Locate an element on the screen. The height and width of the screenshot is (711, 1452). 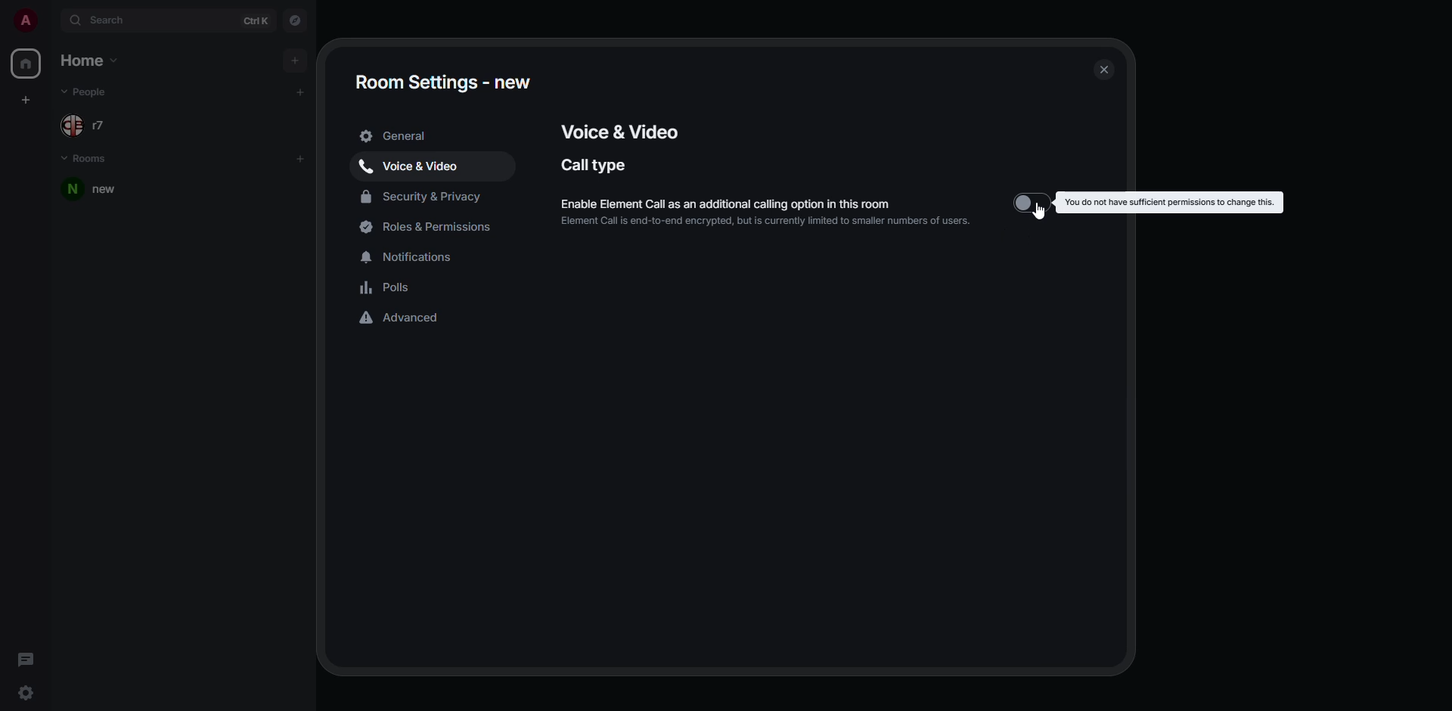
voice & video is located at coordinates (414, 167).